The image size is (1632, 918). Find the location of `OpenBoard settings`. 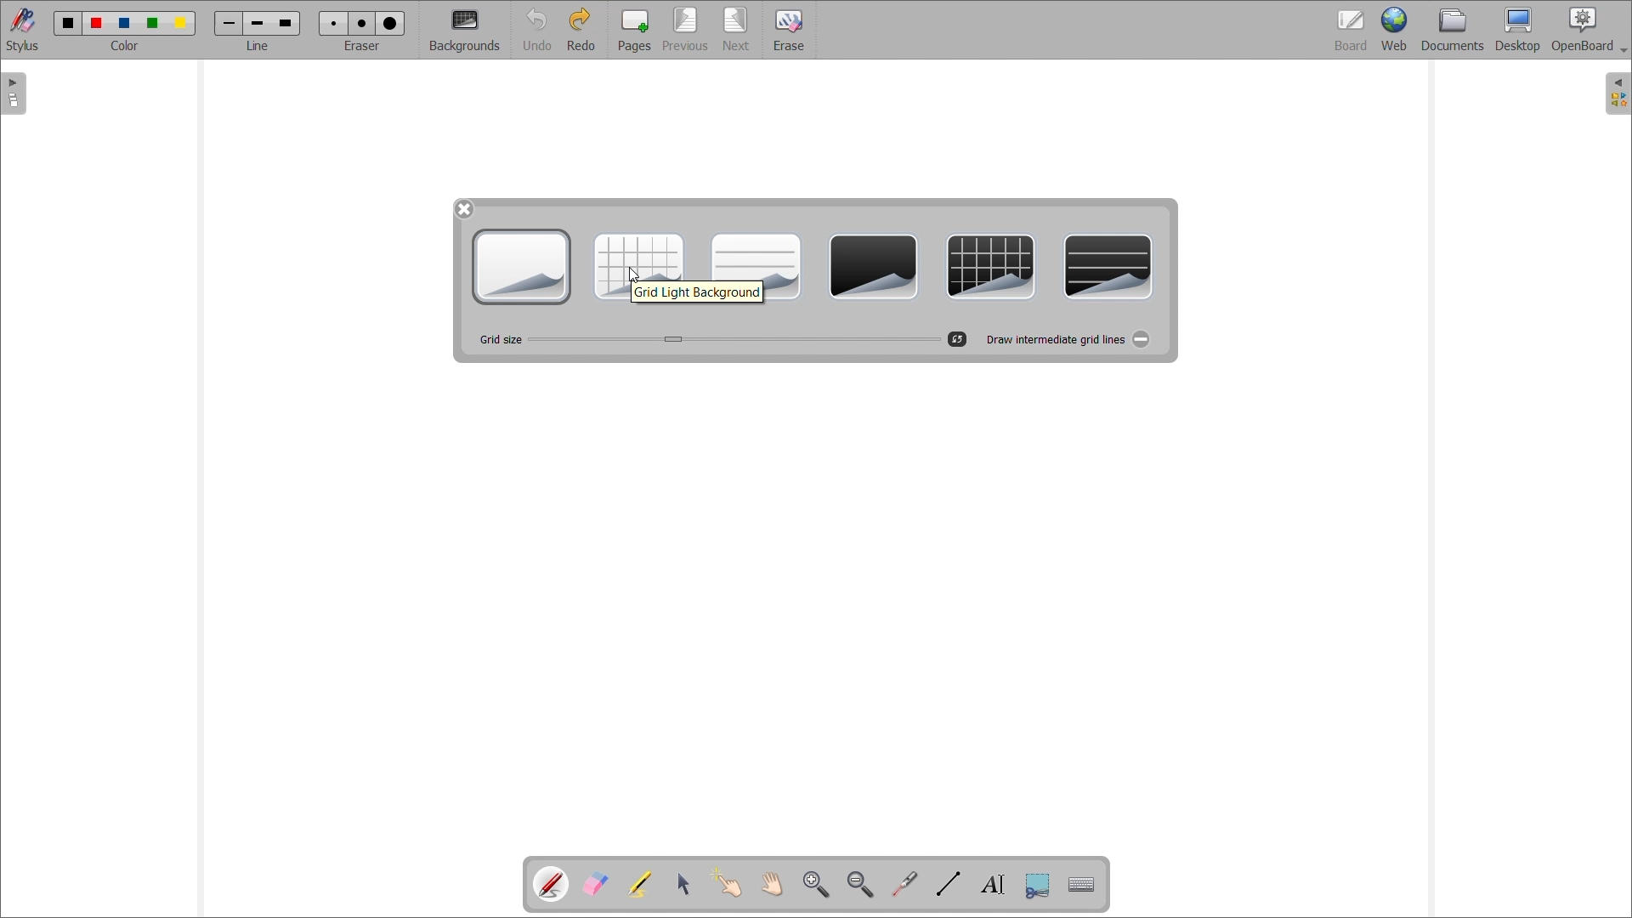

OpenBoard settings is located at coordinates (1589, 30).